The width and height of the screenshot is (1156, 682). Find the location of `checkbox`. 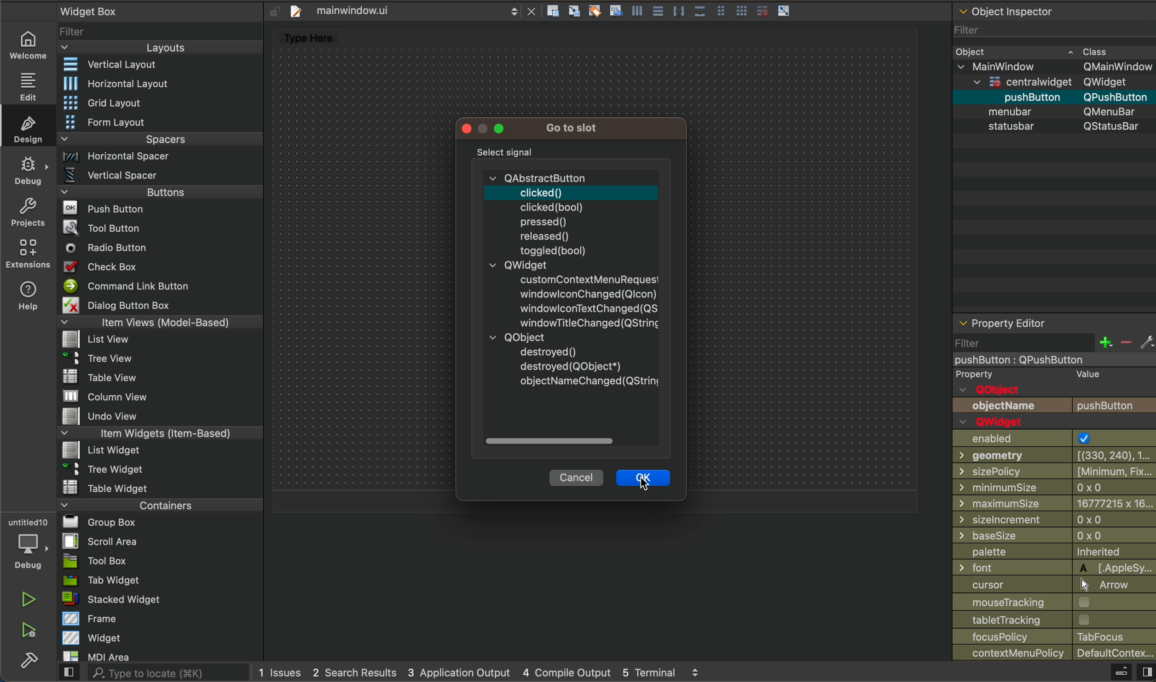

checkbox is located at coordinates (161, 268).